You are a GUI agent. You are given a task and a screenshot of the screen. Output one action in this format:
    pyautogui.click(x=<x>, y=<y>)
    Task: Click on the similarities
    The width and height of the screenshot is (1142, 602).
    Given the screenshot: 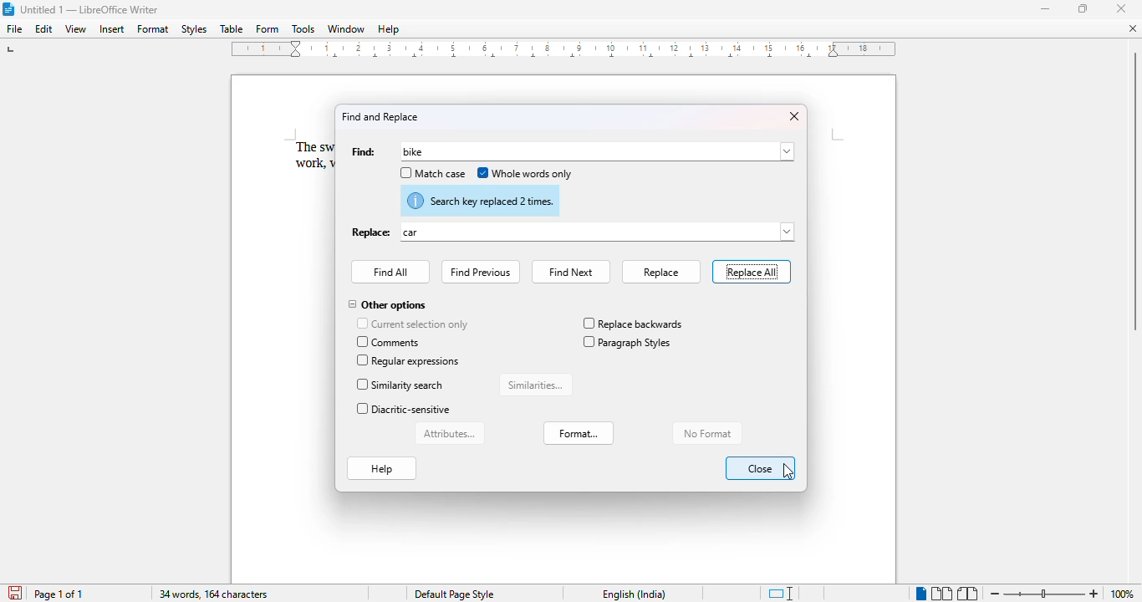 What is the action you would take?
    pyautogui.click(x=536, y=385)
    